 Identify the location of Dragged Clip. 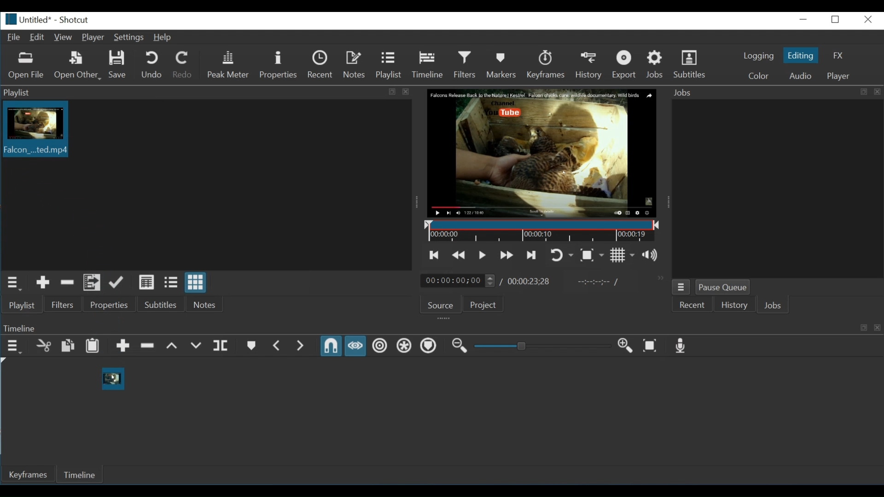
(112, 378).